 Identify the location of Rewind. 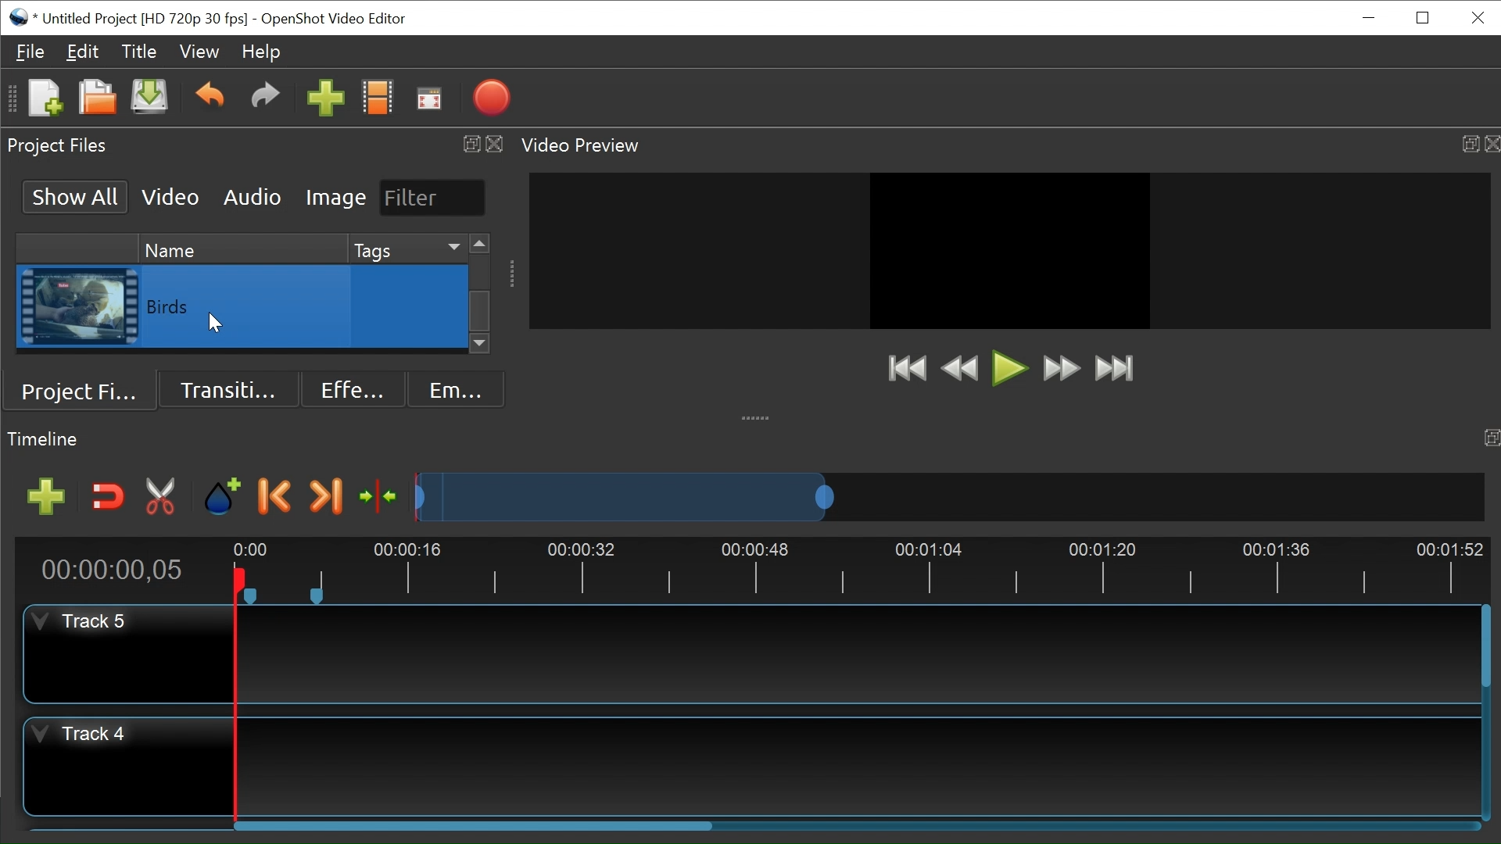
(959, 368).